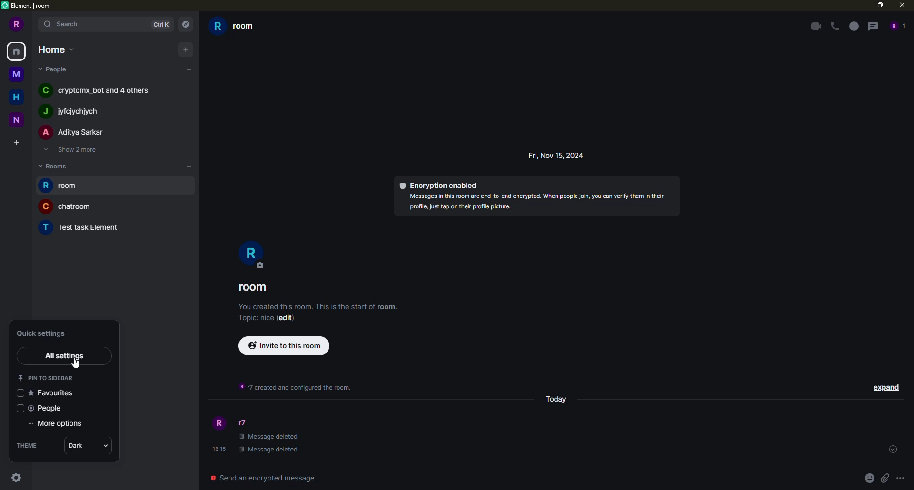  I want to click on emoji, so click(869, 478).